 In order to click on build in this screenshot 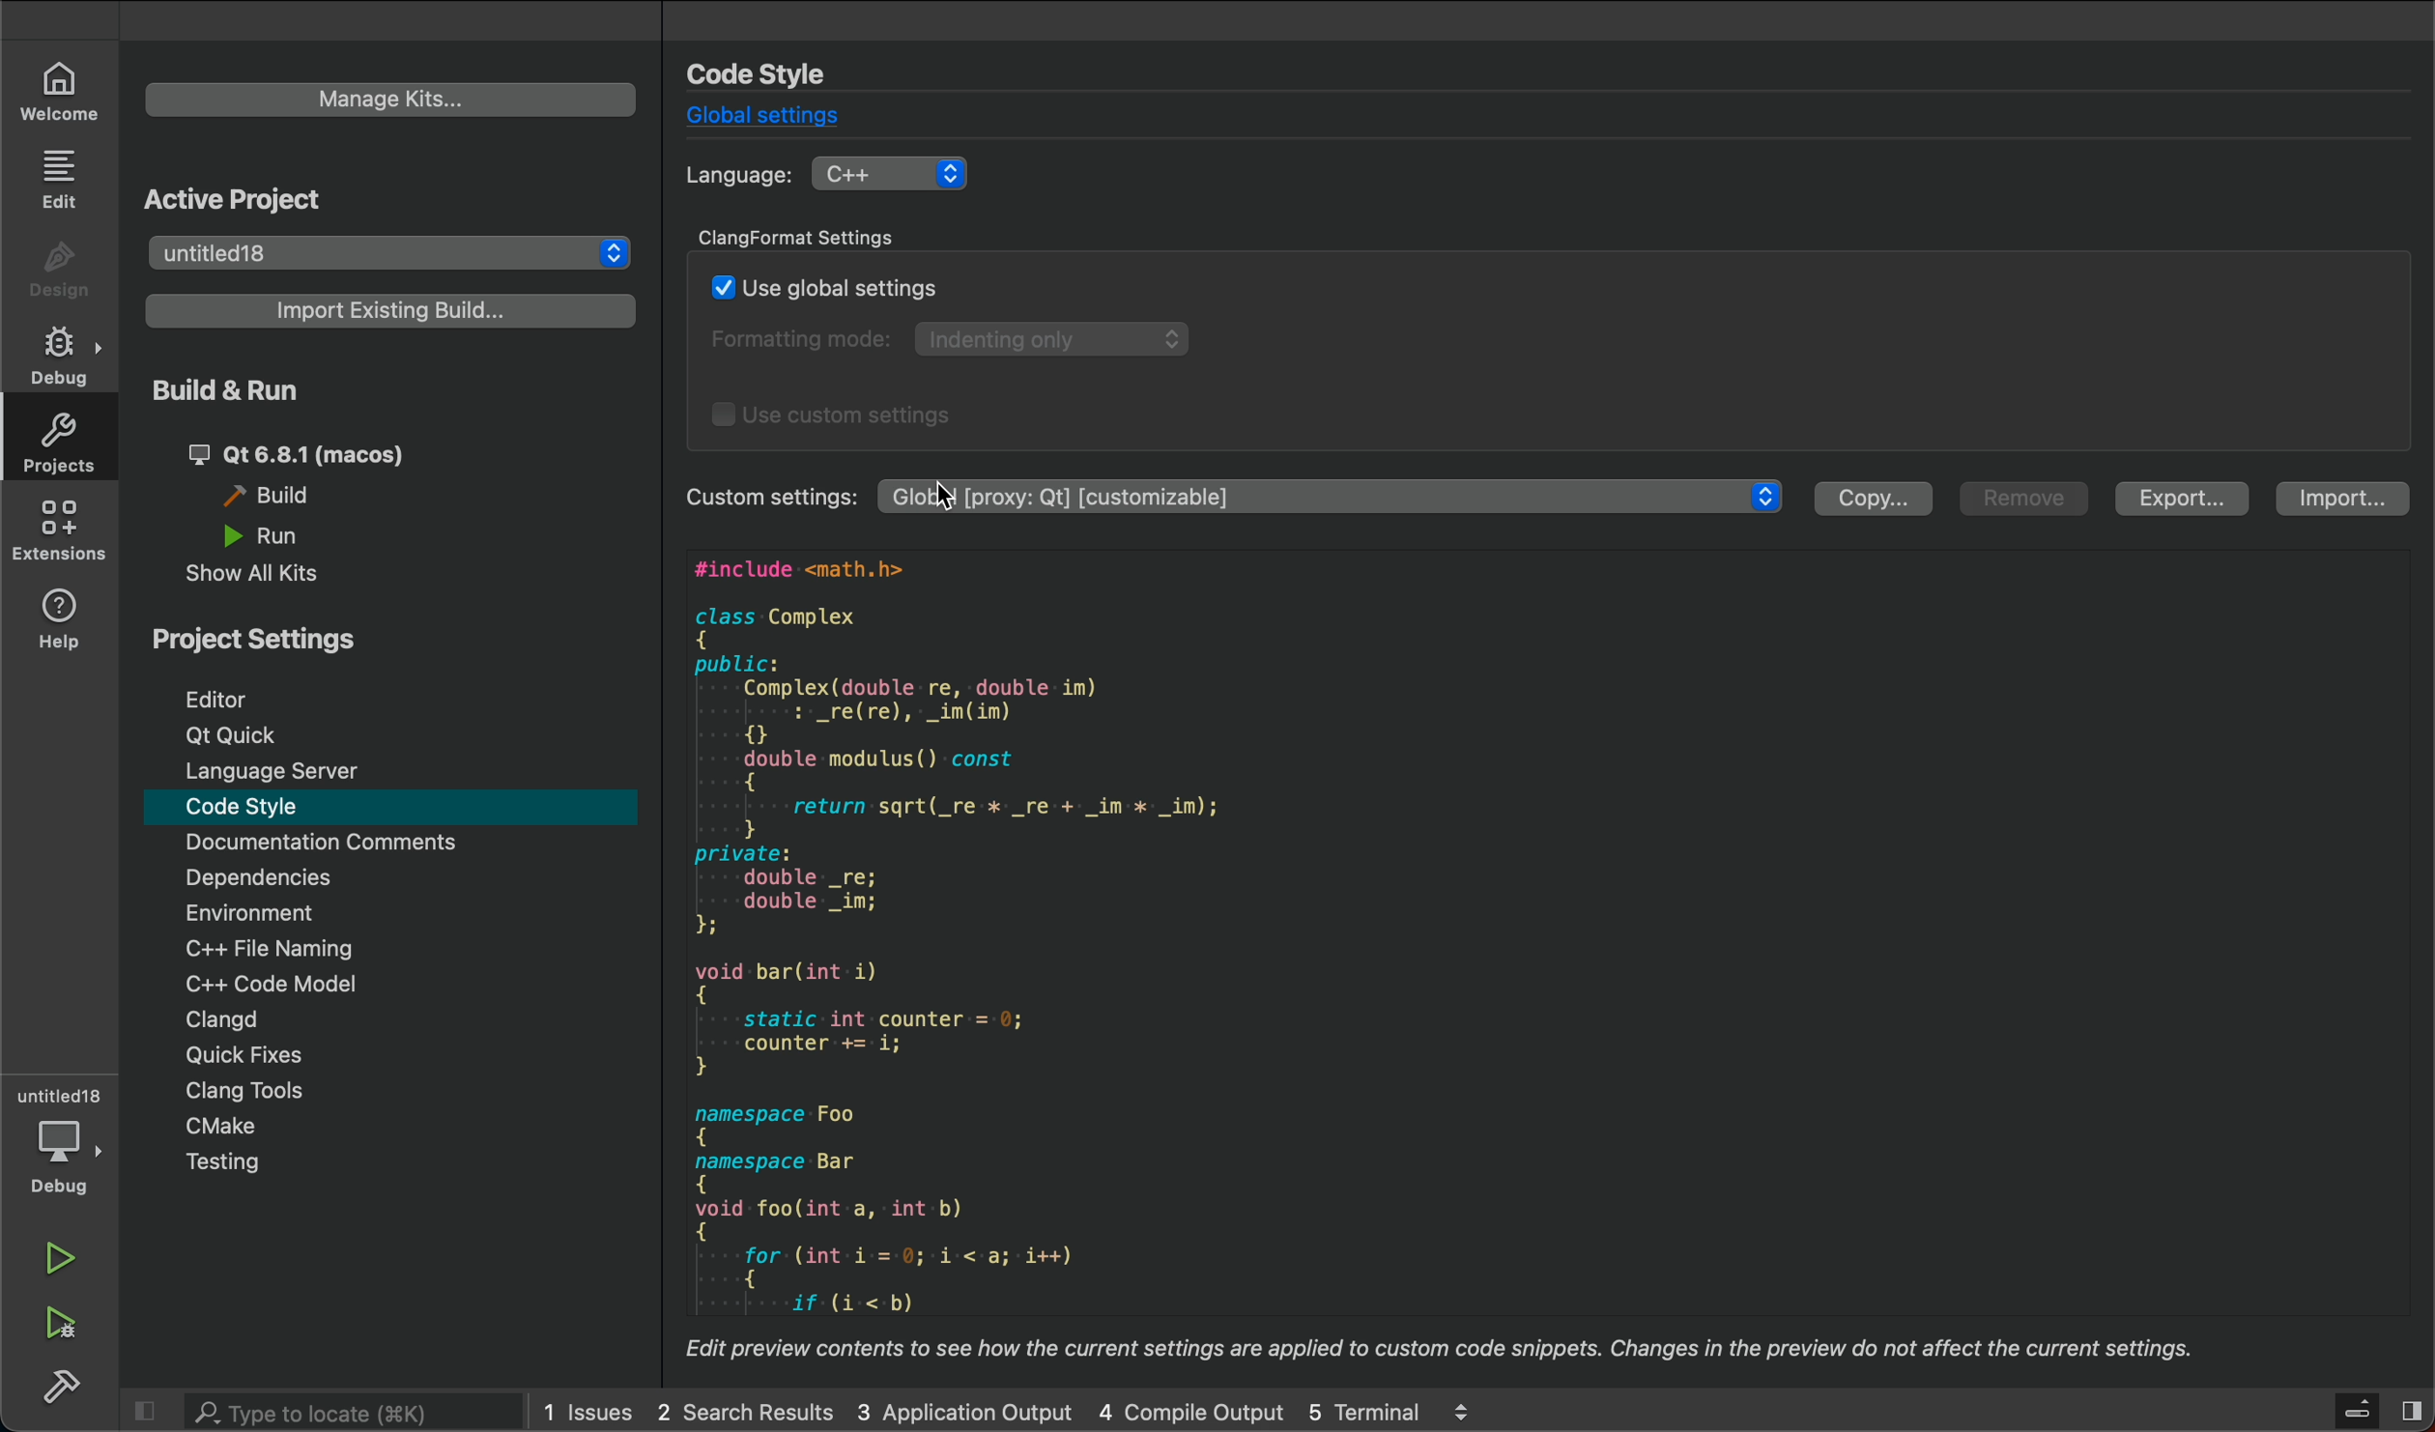, I will do `click(283, 499)`.